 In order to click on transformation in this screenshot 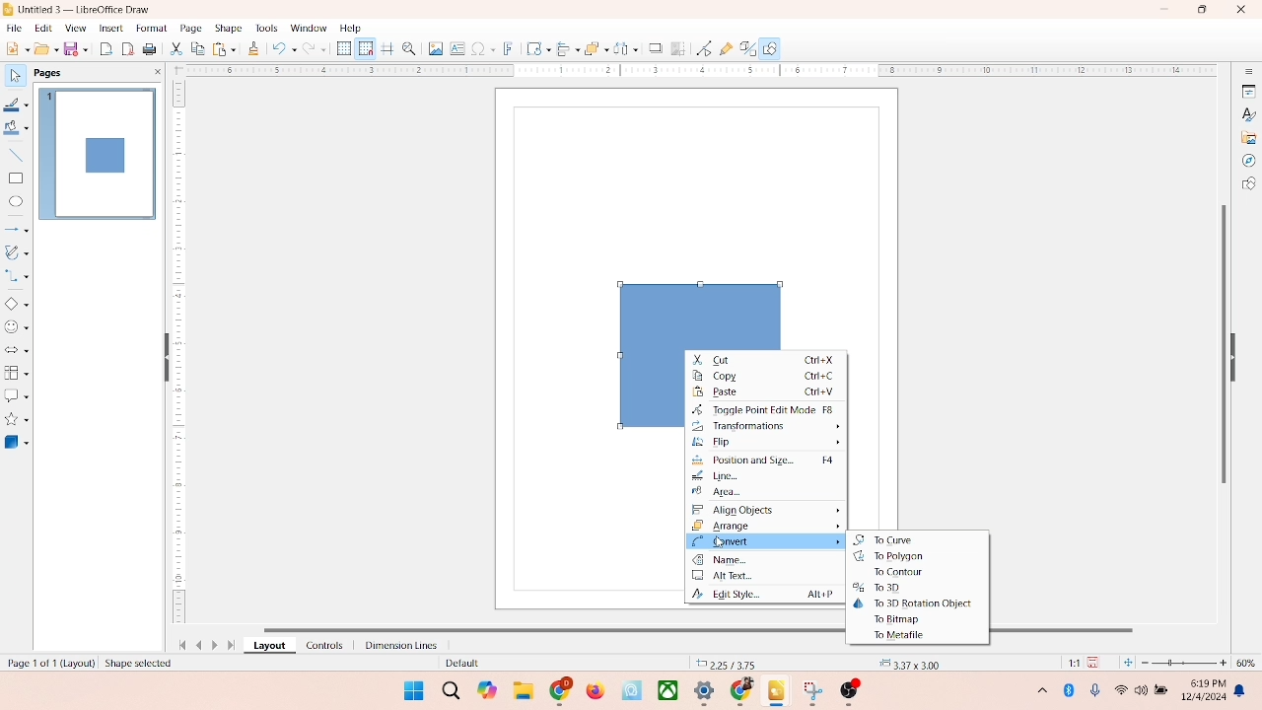, I will do `click(533, 48)`.